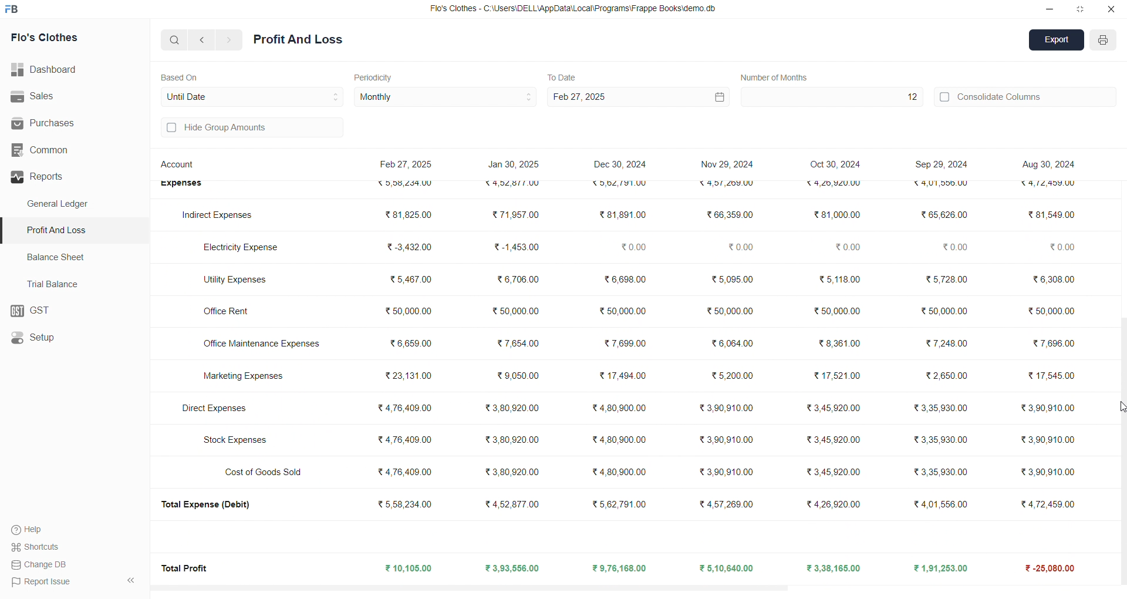  Describe the element at coordinates (835, 472) in the screenshot. I see `₹3,45,920.00` at that location.